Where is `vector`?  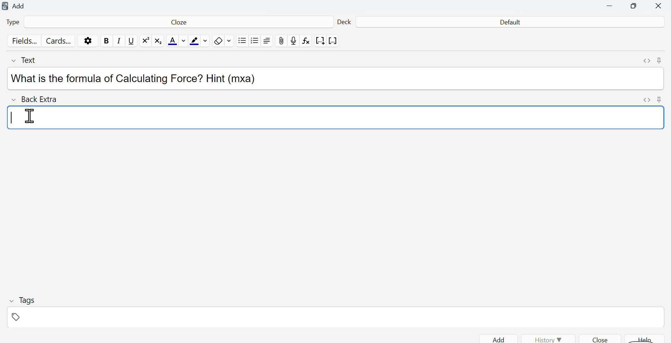
vector is located at coordinates (334, 41).